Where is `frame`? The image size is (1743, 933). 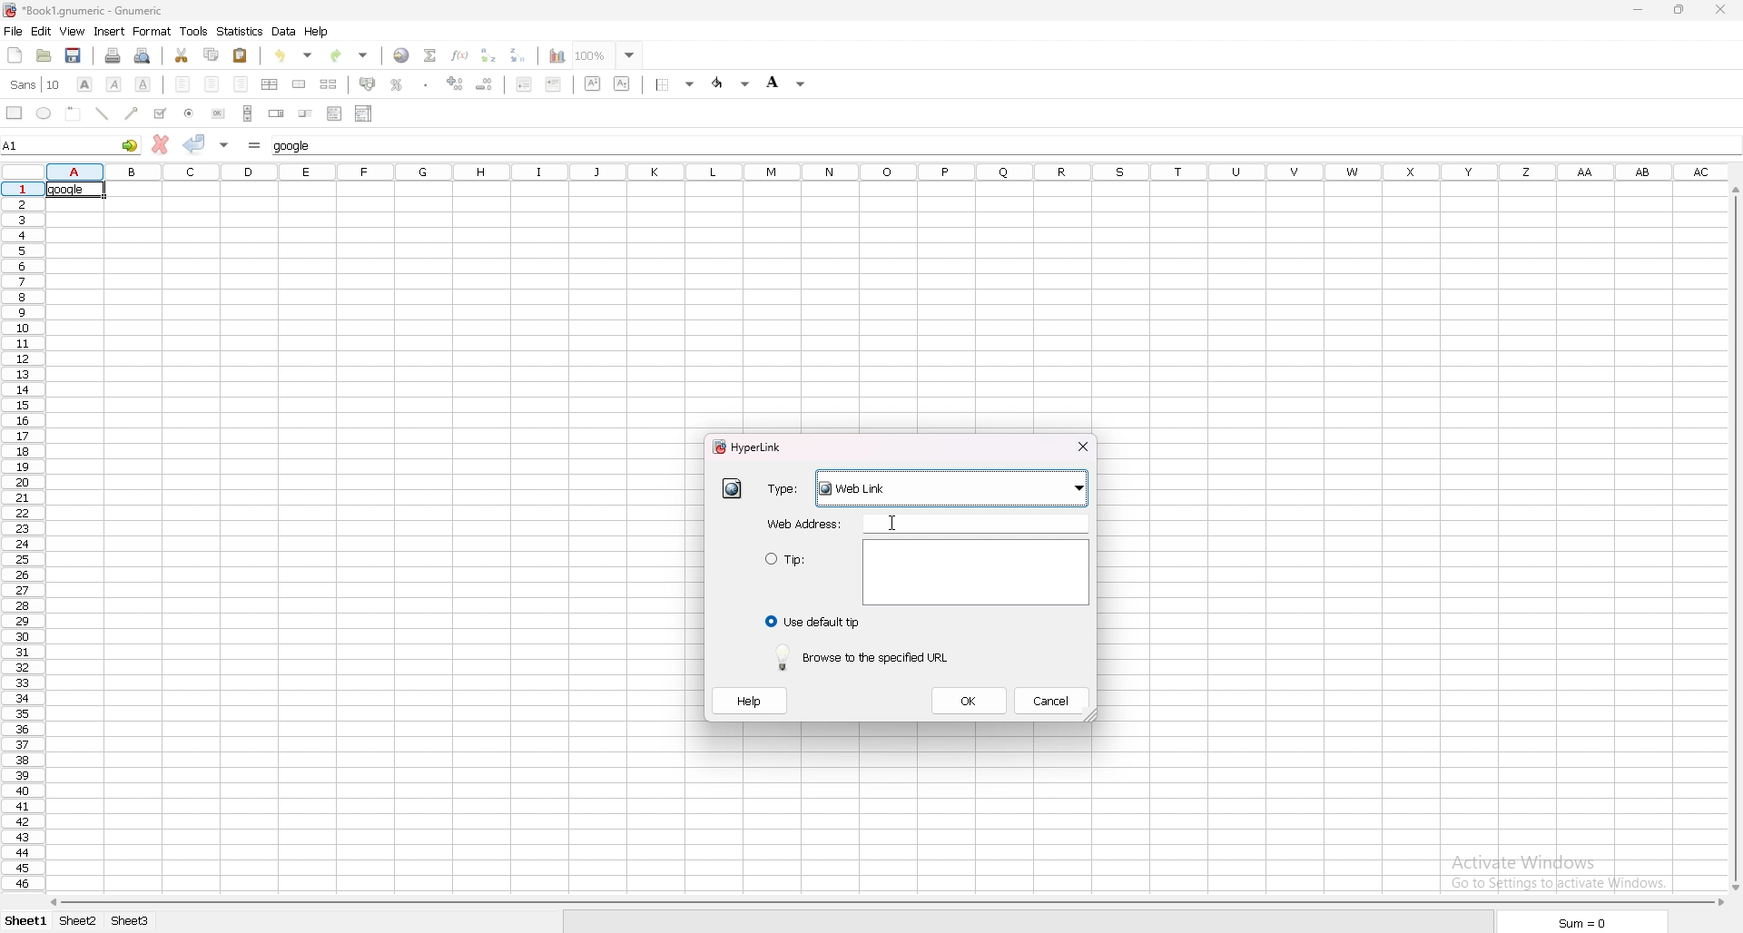 frame is located at coordinates (75, 113).